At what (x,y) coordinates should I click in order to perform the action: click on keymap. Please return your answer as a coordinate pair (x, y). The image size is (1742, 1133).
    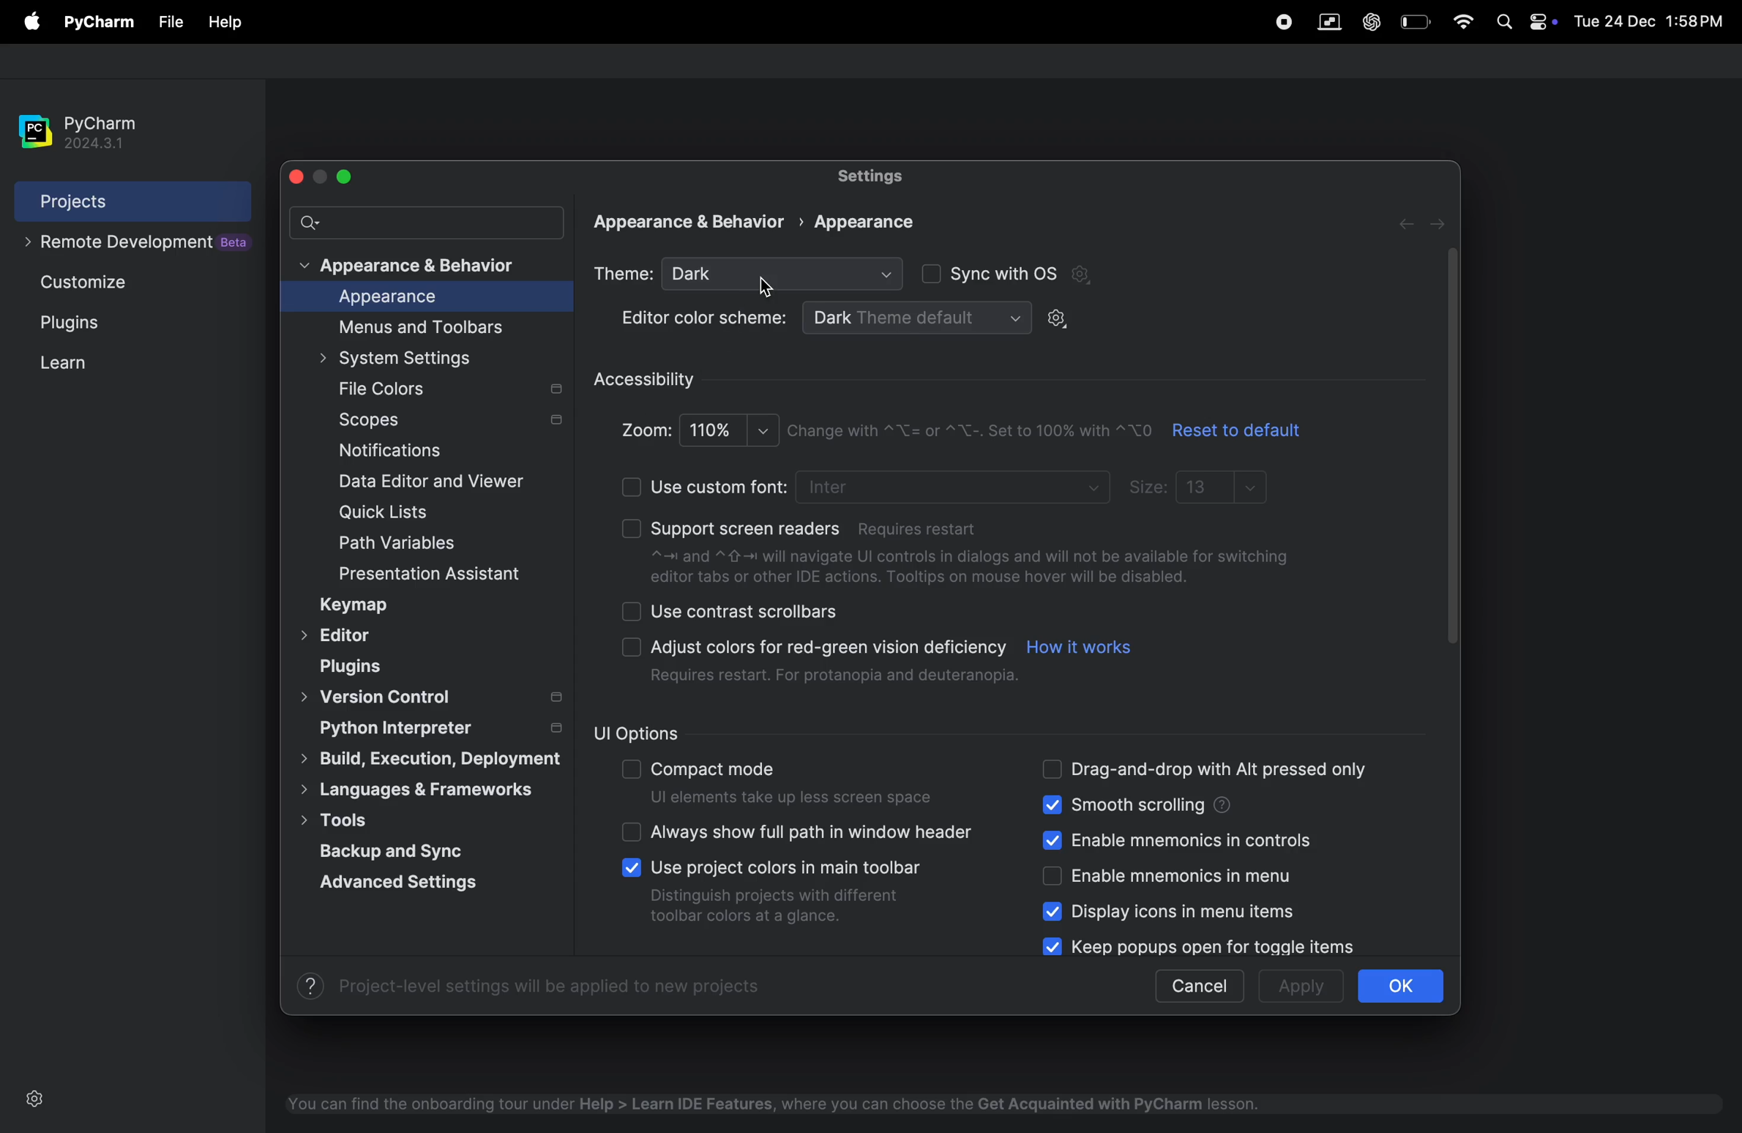
    Looking at the image, I should click on (375, 607).